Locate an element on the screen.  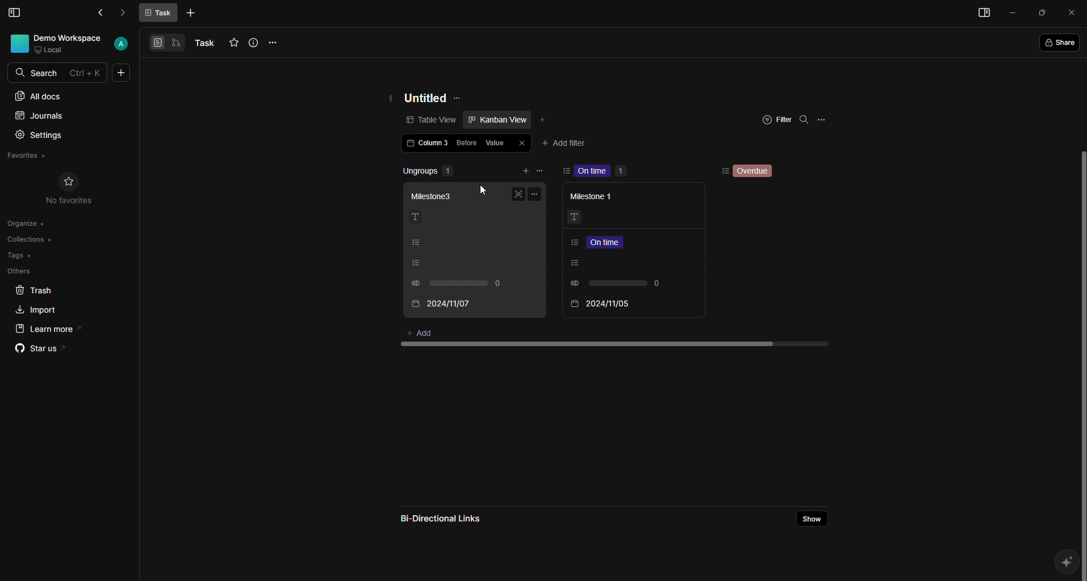
Untitled is located at coordinates (426, 96).